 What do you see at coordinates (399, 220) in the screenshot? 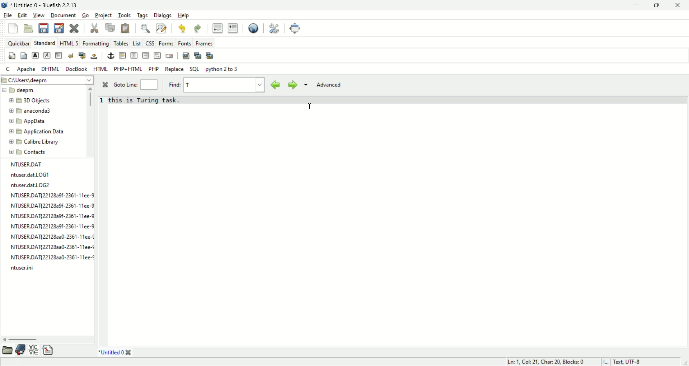
I see `editor` at bounding box center [399, 220].